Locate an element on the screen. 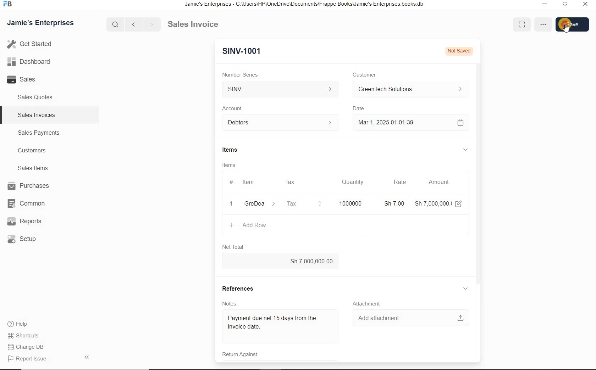 This screenshot has height=370, width=596. restore down is located at coordinates (543, 5).